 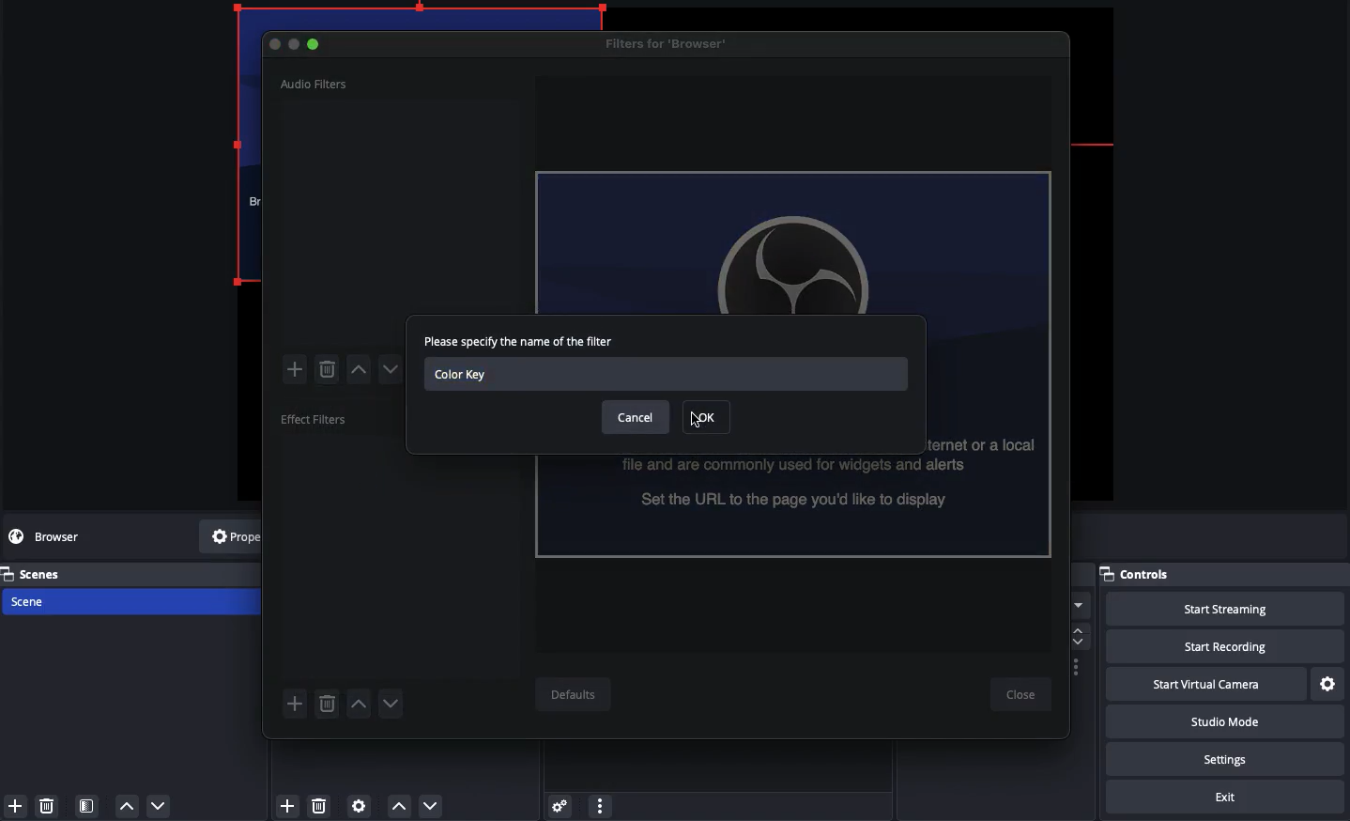 What do you see at coordinates (1223, 721) in the screenshot?
I see `Studio` at bounding box center [1223, 721].